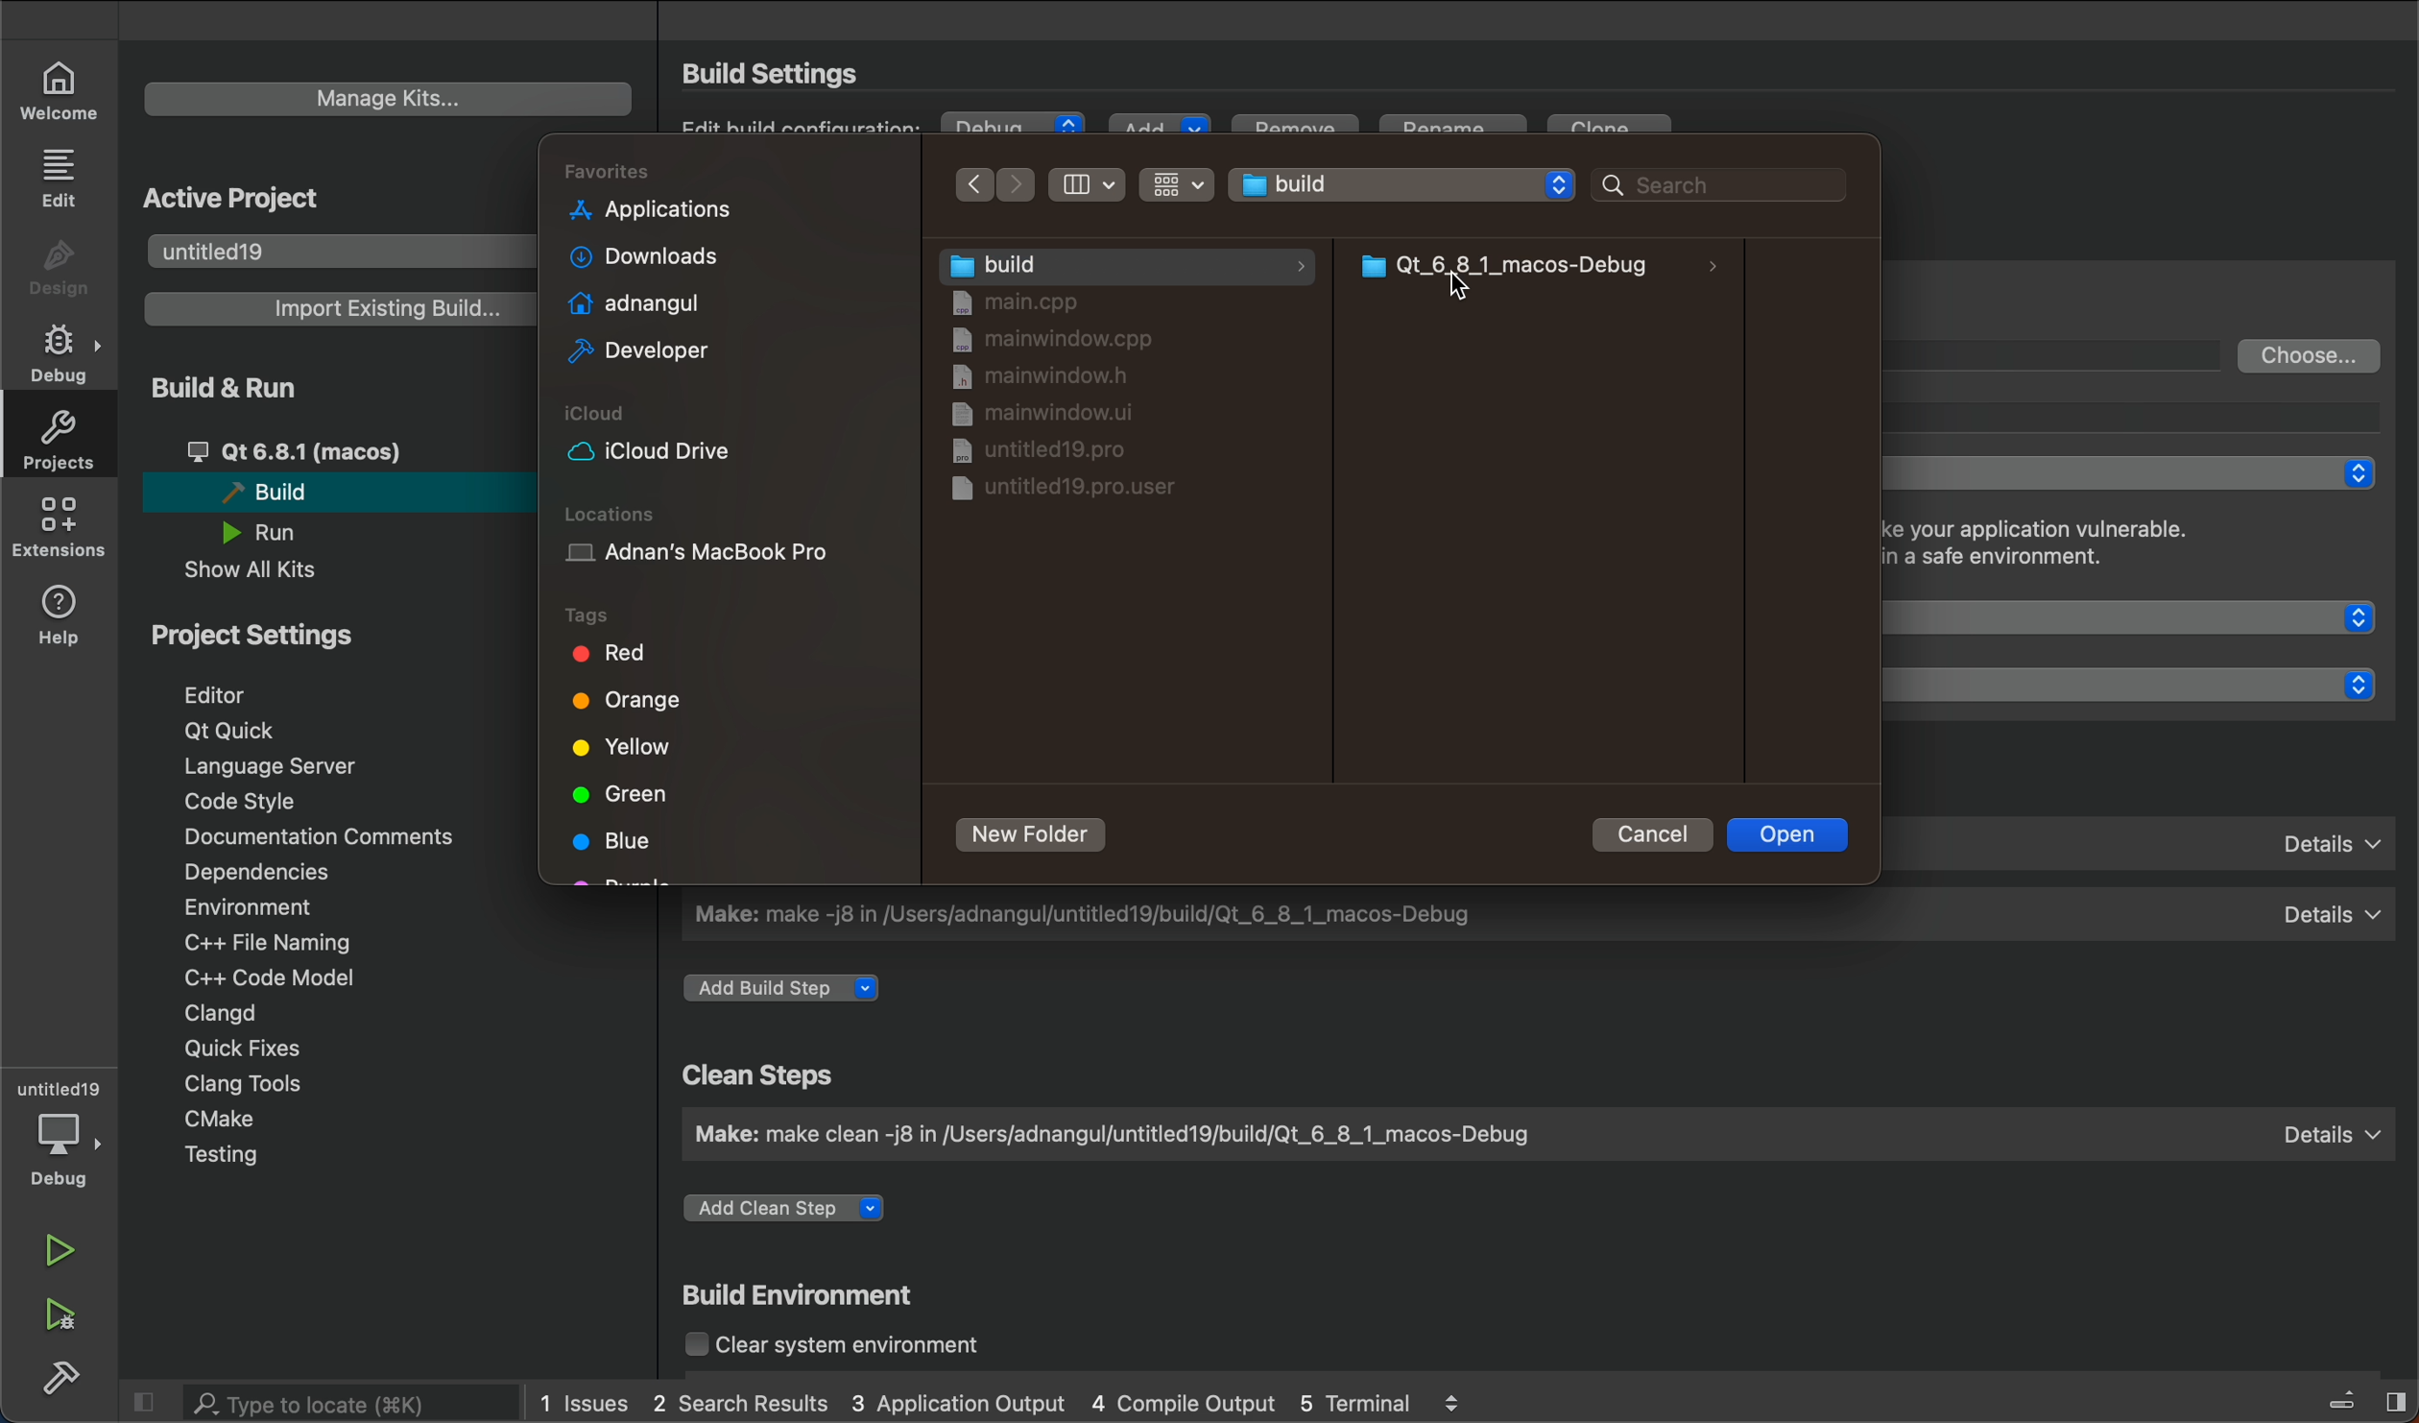  What do you see at coordinates (1035, 835) in the screenshot?
I see `new folder` at bounding box center [1035, 835].